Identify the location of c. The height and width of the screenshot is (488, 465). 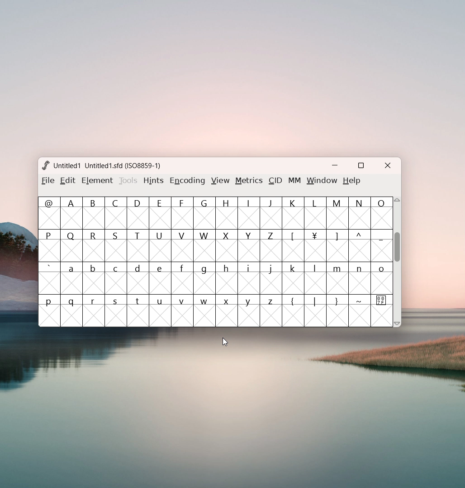
(116, 278).